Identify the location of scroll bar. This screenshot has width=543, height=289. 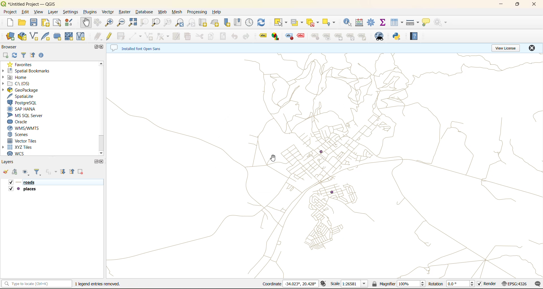
(103, 108).